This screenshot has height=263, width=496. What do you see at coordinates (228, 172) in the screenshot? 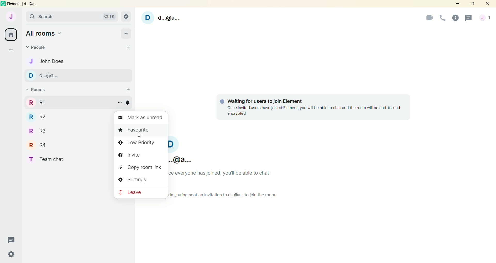
I see `ce everyone has joined, you'll be able to chat` at bounding box center [228, 172].